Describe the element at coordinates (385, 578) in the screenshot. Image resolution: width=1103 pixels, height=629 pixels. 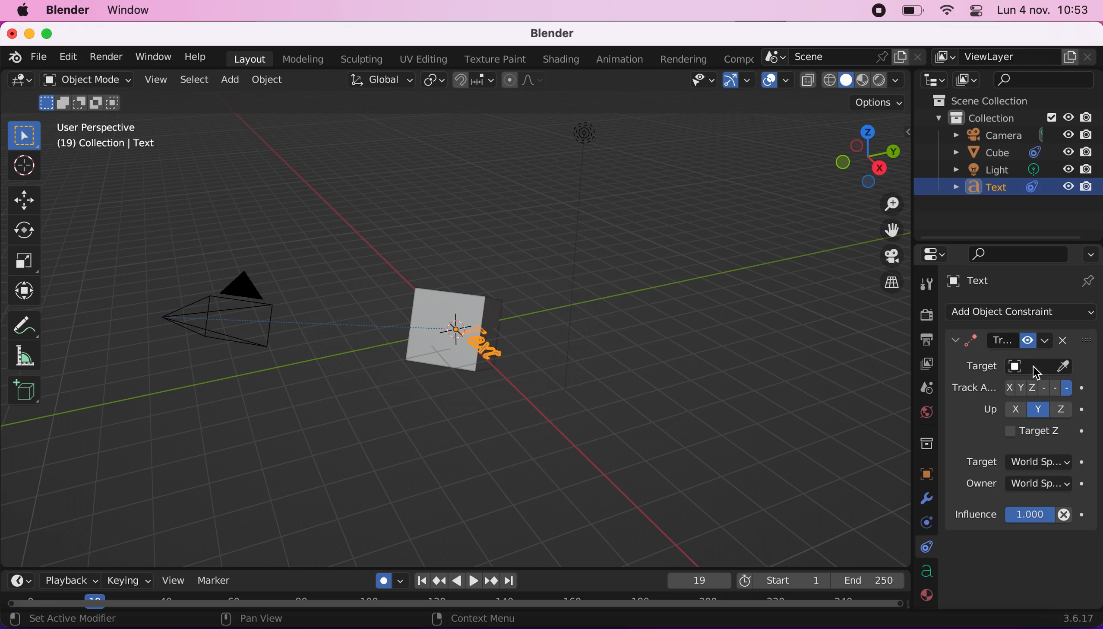
I see `auto keying` at that location.